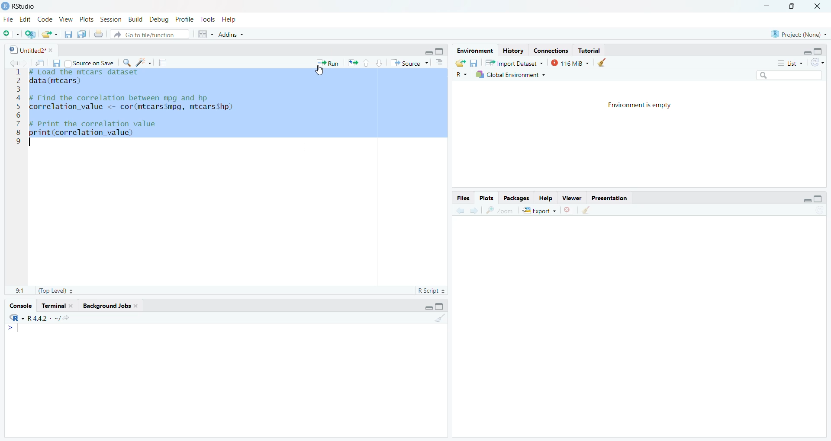 The width and height of the screenshot is (831, 441). What do you see at coordinates (145, 62) in the screenshot?
I see `Code Tools` at bounding box center [145, 62].